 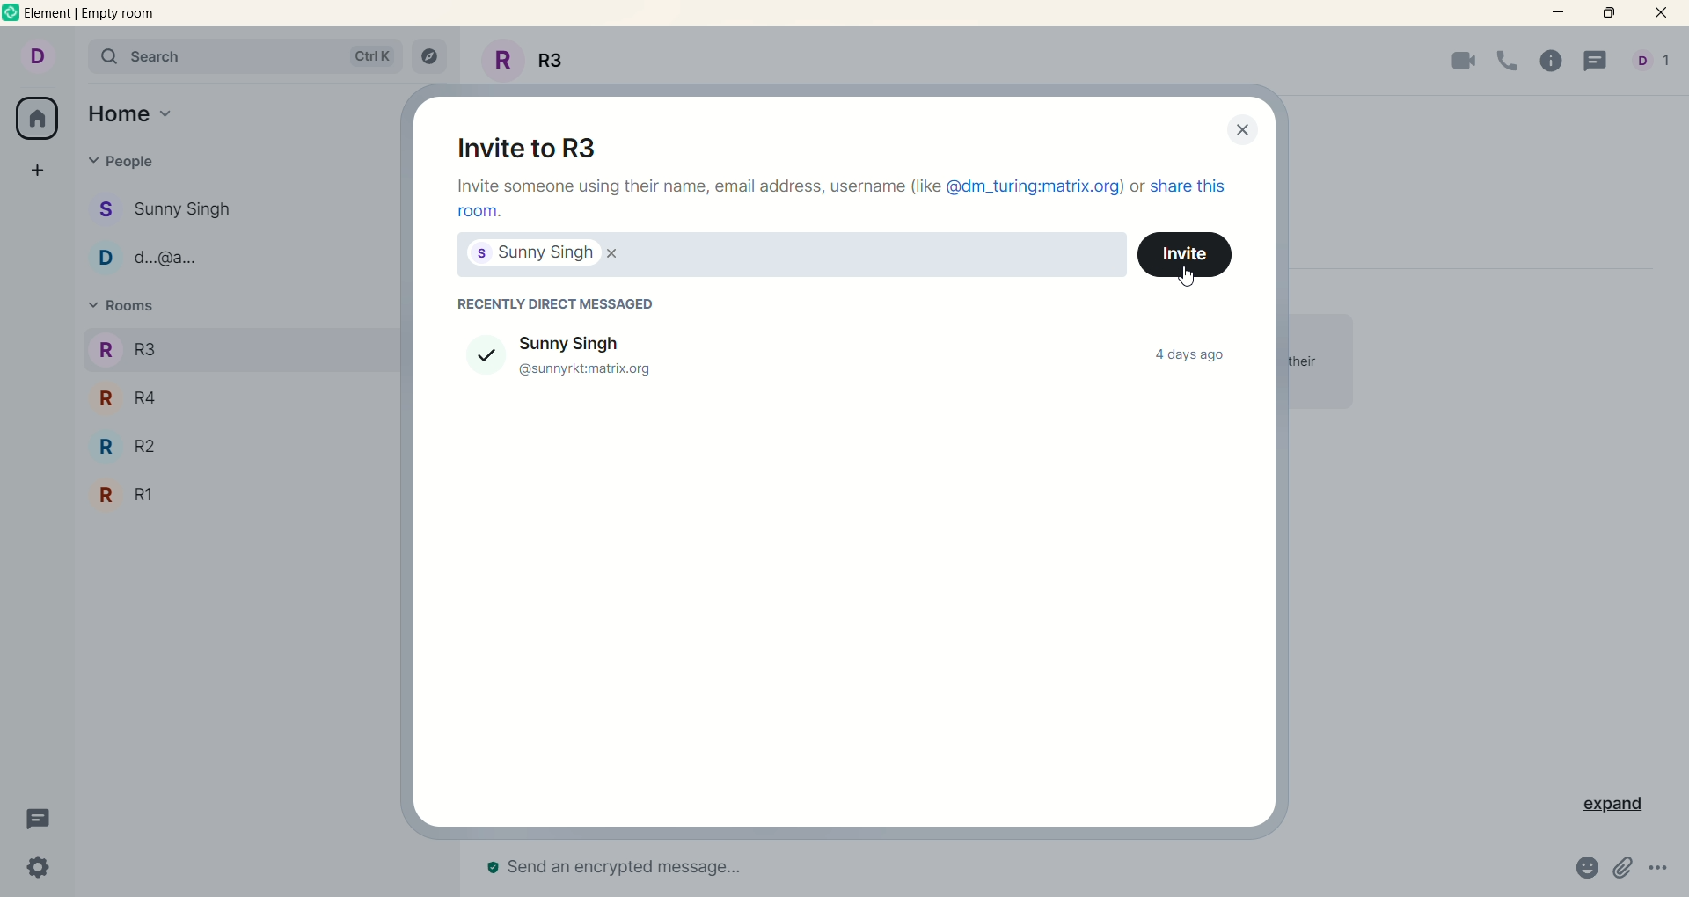 What do you see at coordinates (596, 341) in the screenshot?
I see `Sunny Singh` at bounding box center [596, 341].